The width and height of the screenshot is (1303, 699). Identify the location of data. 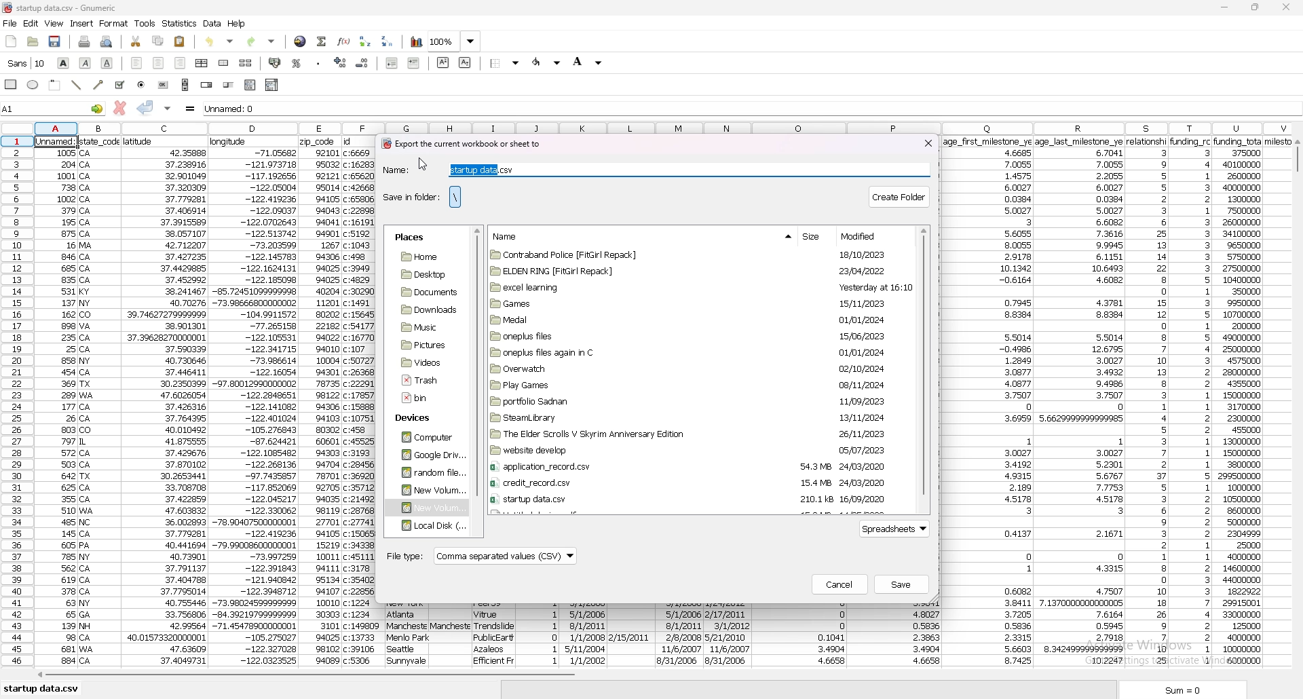
(492, 632).